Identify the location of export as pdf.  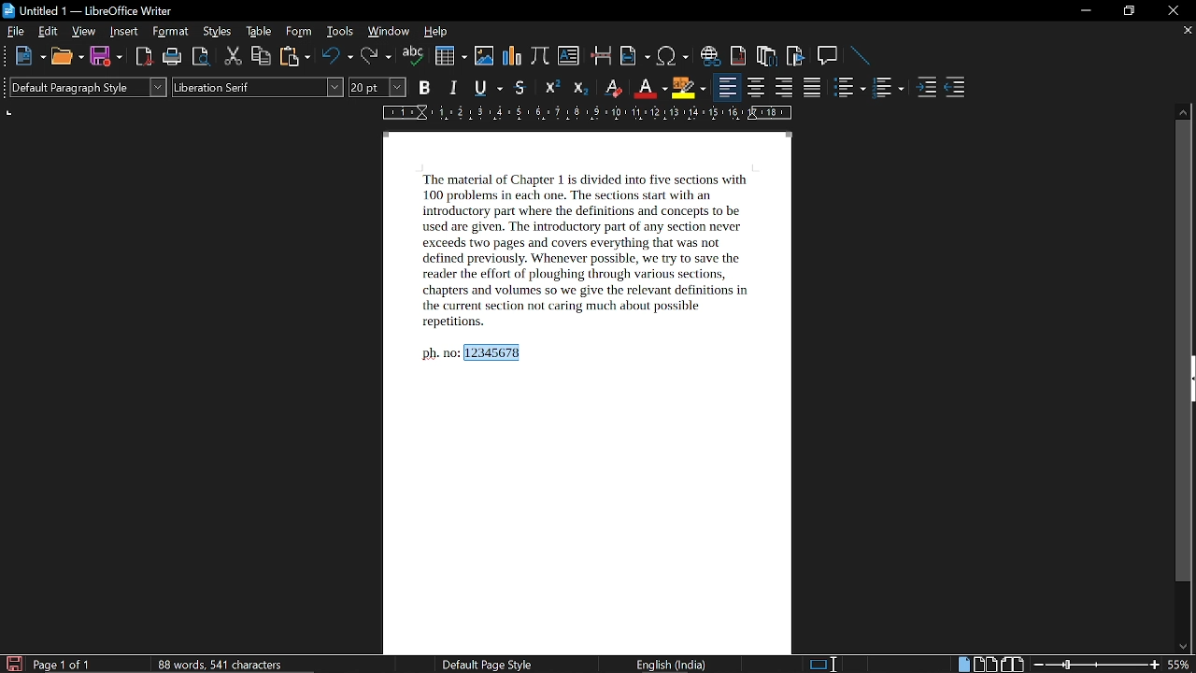
(141, 57).